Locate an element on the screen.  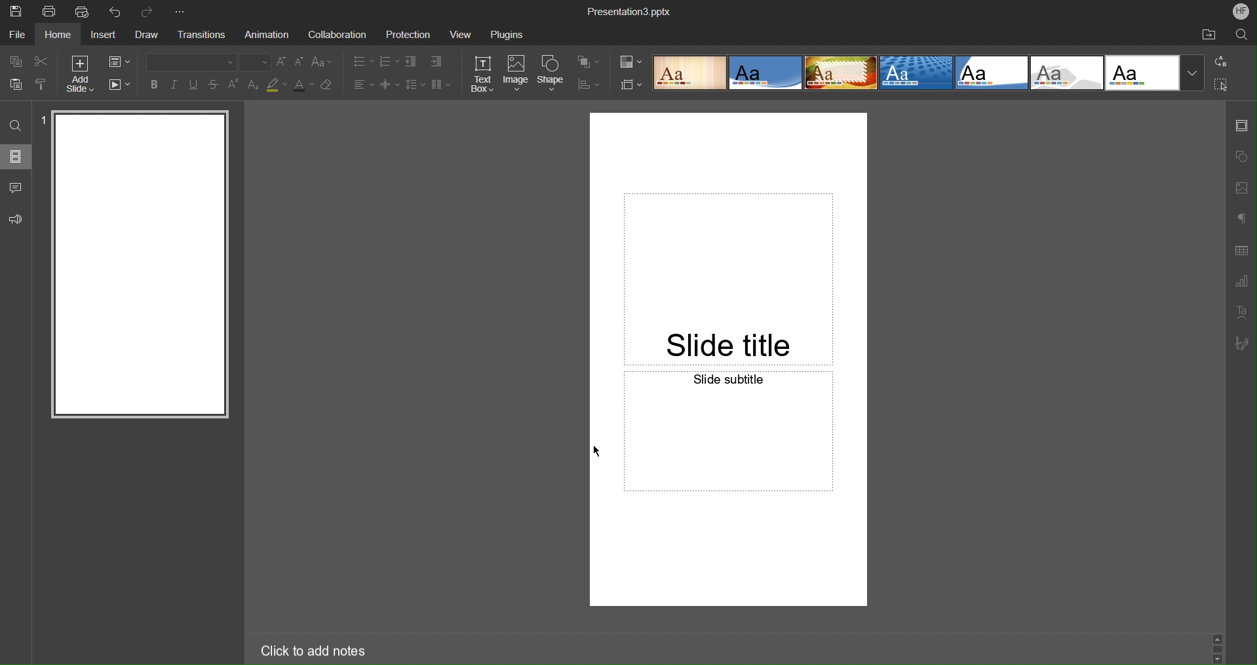
Bullet Points is located at coordinates (362, 61).